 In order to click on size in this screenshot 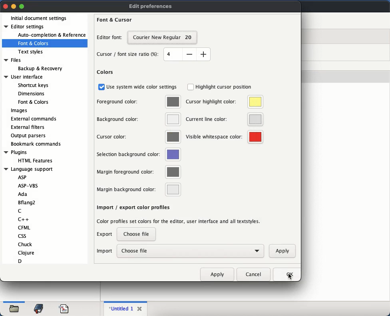, I will do `click(171, 54)`.